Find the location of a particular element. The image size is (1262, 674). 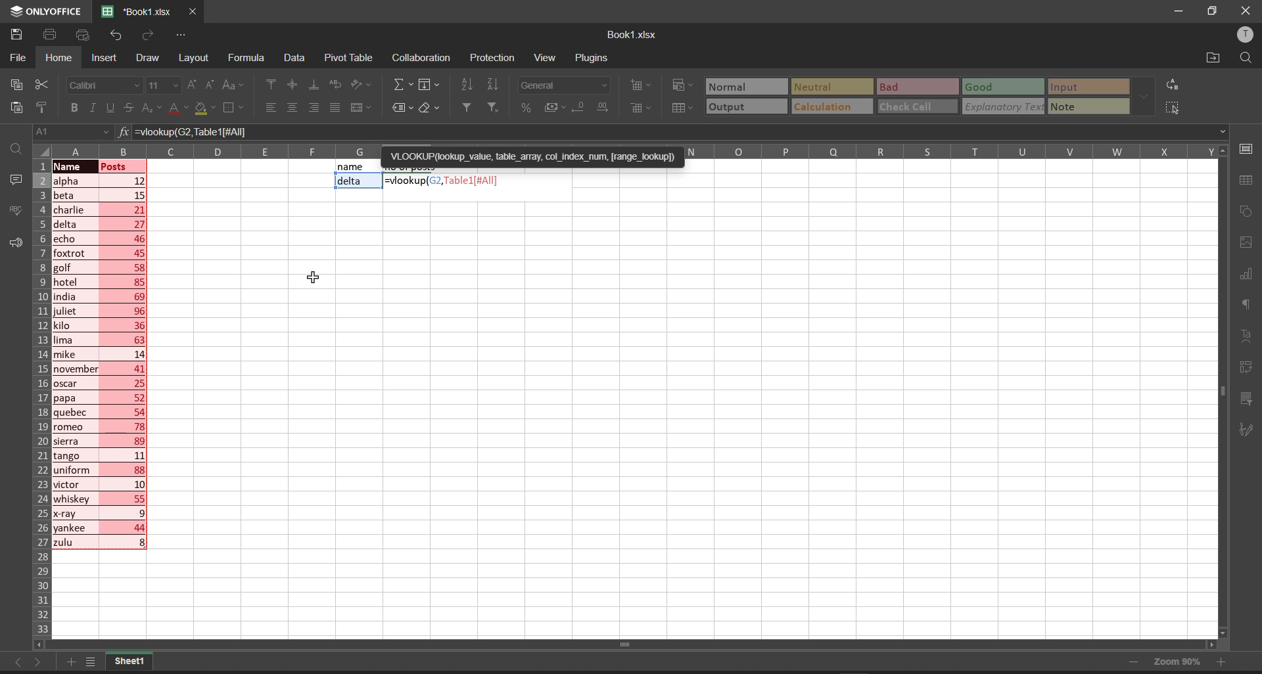

pivot table settings is located at coordinates (1250, 367).